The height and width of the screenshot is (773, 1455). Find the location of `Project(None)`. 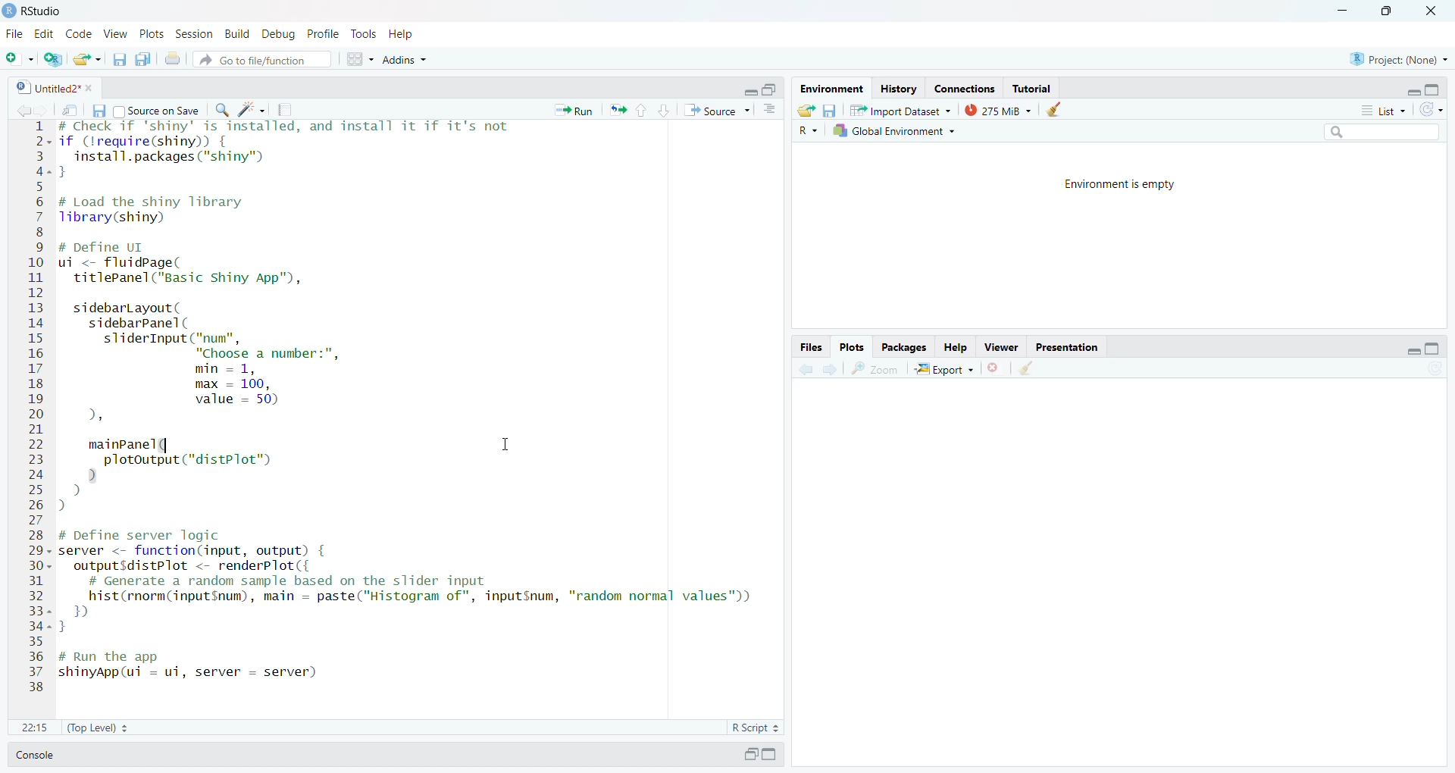

Project(None) is located at coordinates (1400, 59).